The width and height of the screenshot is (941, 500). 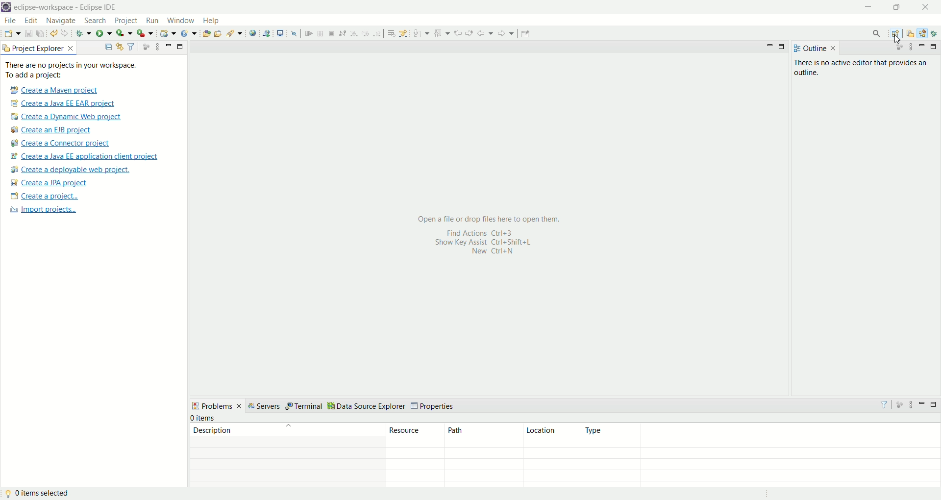 I want to click on view menu, so click(x=157, y=47).